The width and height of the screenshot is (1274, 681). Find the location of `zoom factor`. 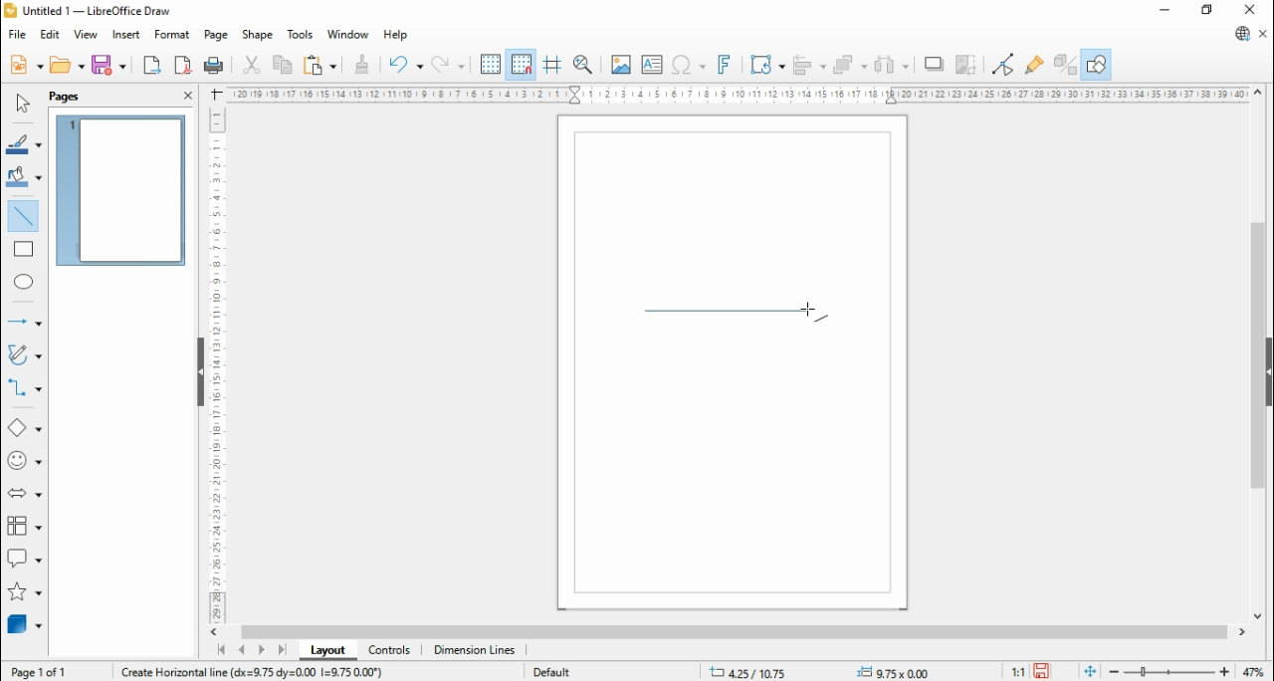

zoom factor is located at coordinates (1256, 671).